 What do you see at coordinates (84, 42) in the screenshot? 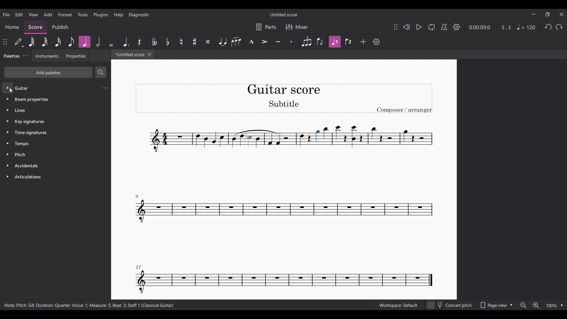
I see `Quarter note highlighted after current selection` at bounding box center [84, 42].